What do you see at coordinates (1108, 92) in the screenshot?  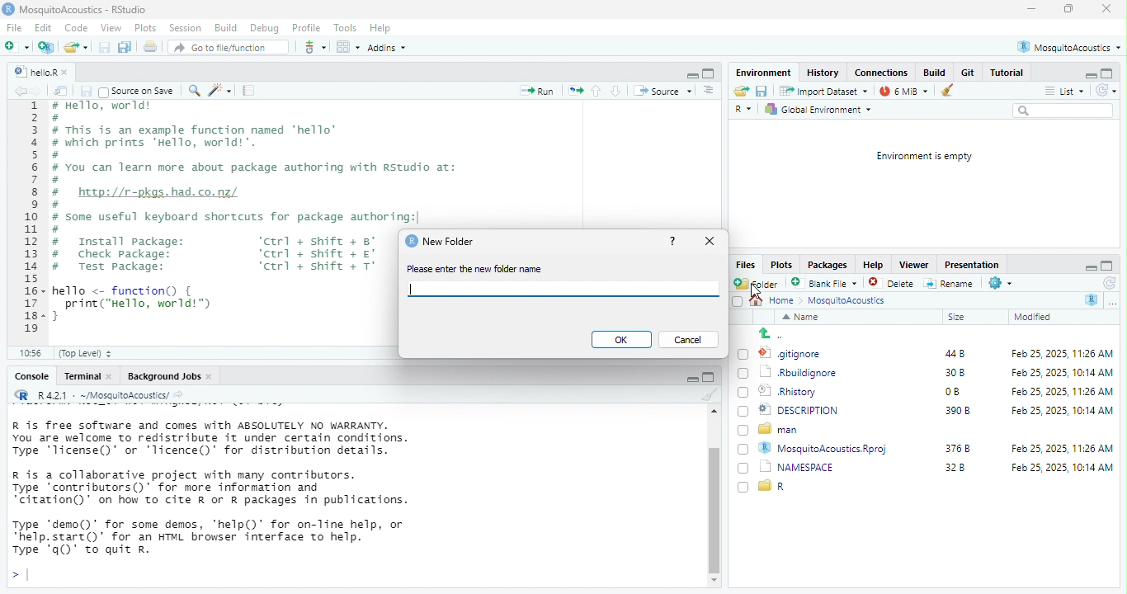 I see `refresh` at bounding box center [1108, 92].